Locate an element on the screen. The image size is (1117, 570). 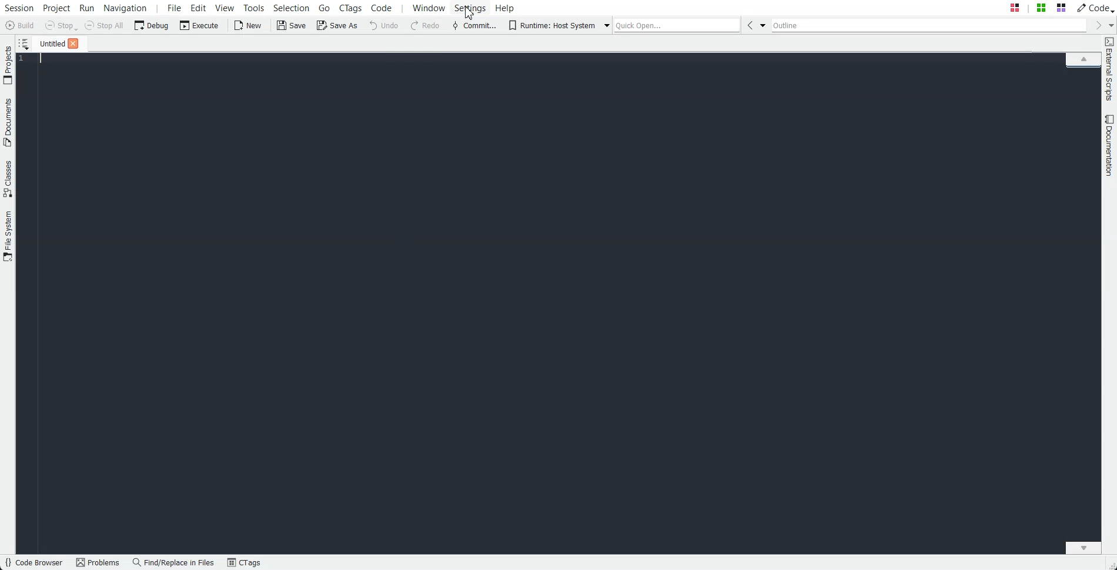
Text Cursor is located at coordinates (42, 59).